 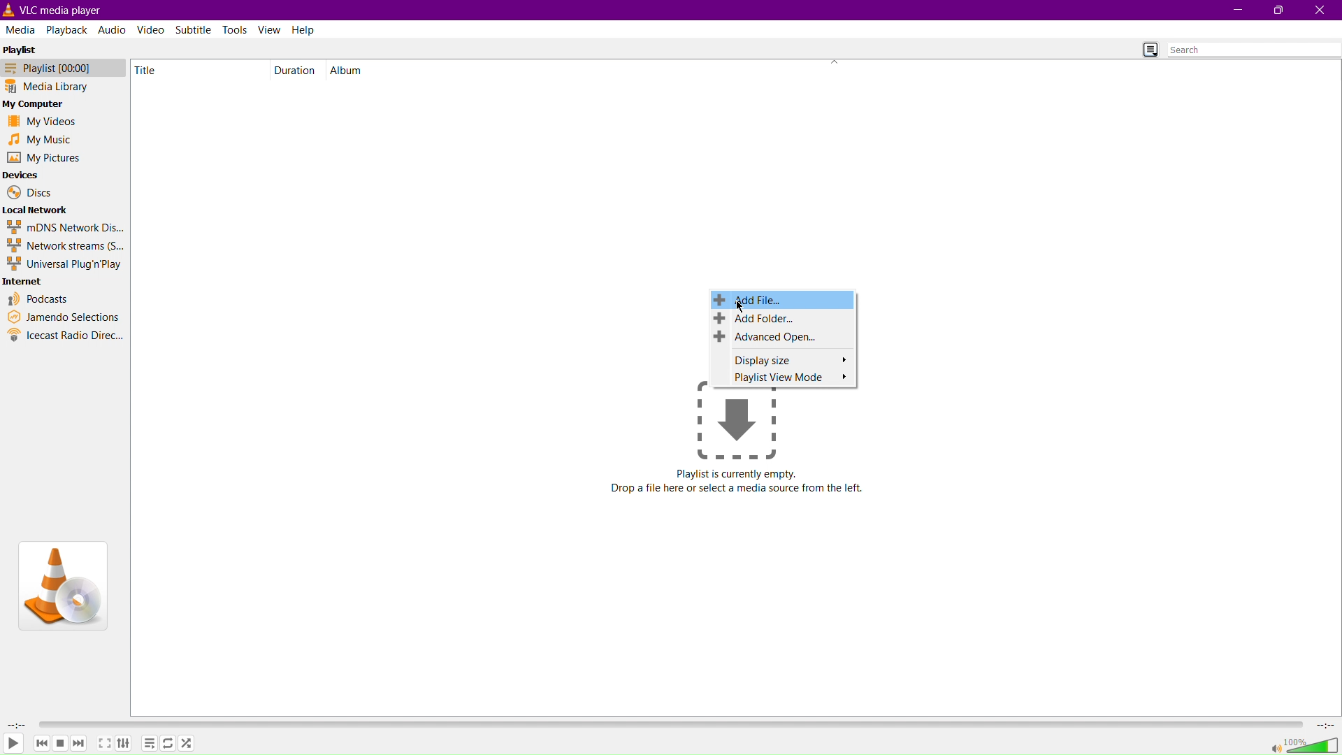 I want to click on Add File, so click(x=784, y=299).